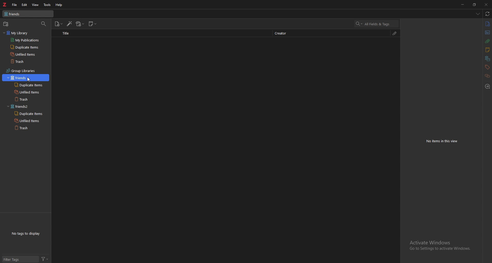 This screenshot has width=492, height=263. I want to click on cursor, so click(30, 79).